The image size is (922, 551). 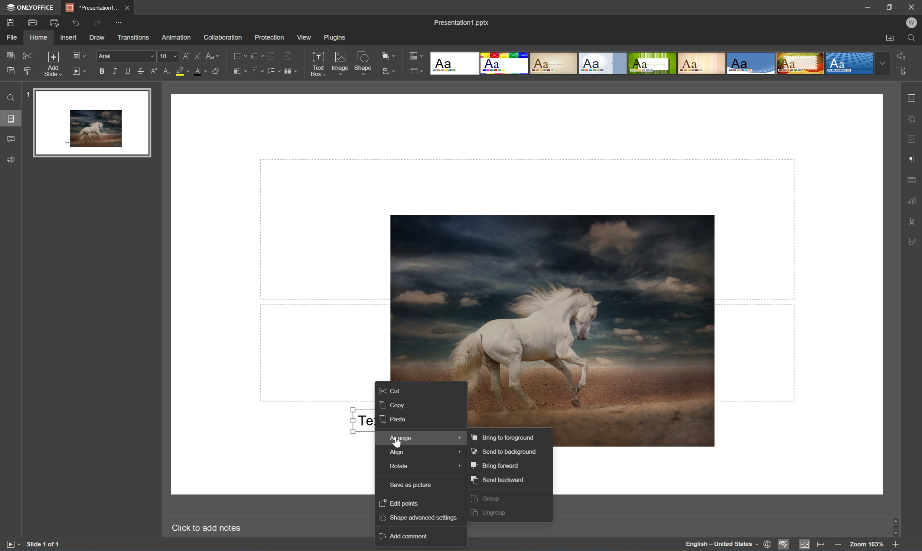 What do you see at coordinates (27, 71) in the screenshot?
I see `Copy style` at bounding box center [27, 71].